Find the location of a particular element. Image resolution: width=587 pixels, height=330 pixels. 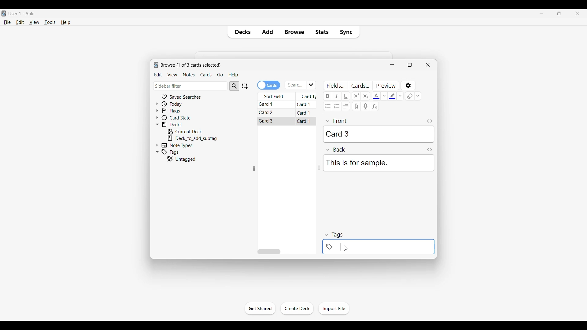

Show window in is located at coordinates (410, 65).